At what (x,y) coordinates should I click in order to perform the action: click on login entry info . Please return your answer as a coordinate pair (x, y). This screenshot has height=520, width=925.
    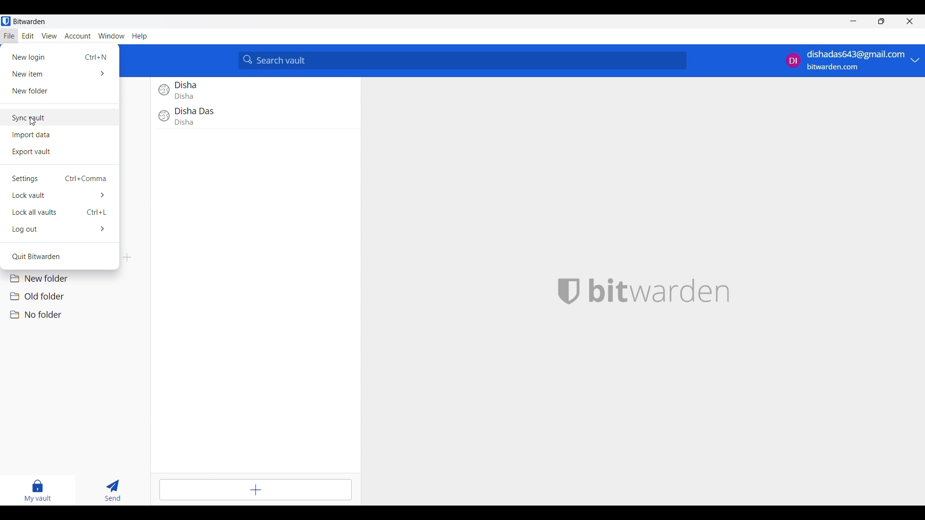
    Looking at the image, I should click on (251, 91).